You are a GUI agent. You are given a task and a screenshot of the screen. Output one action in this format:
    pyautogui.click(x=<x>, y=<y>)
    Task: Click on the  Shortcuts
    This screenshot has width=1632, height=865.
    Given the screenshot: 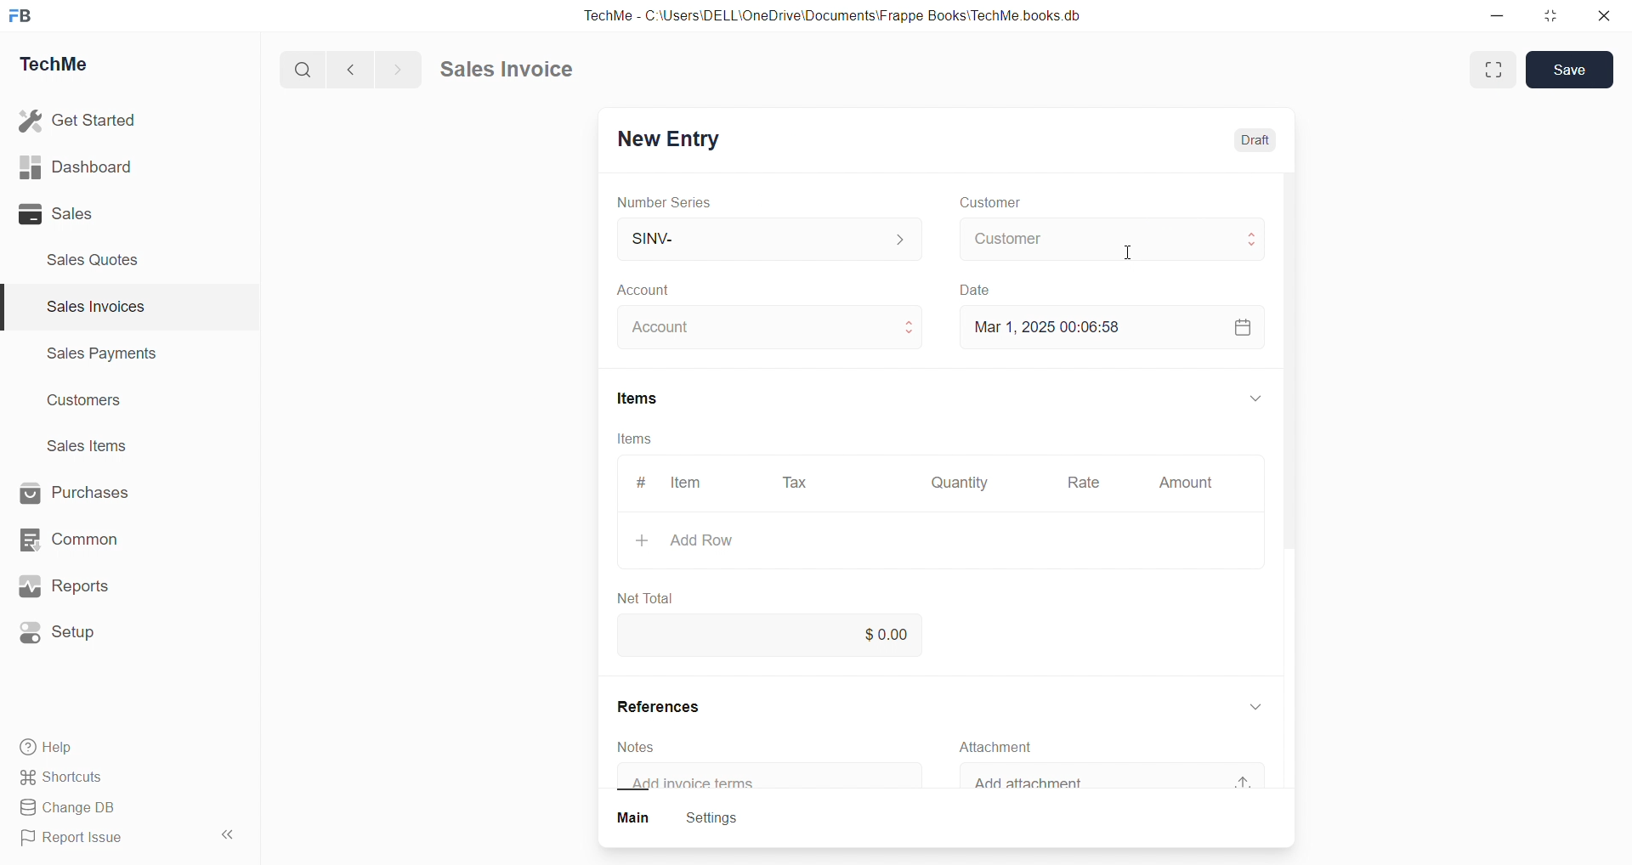 What is the action you would take?
    pyautogui.click(x=68, y=778)
    